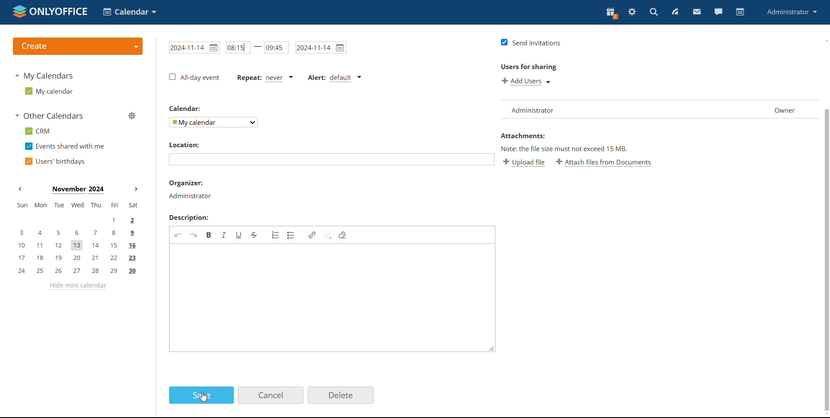 The height and width of the screenshot is (418, 830). Describe the element at coordinates (74, 232) in the screenshot. I see `3, 4, 5, 6, 7, 8, 9` at that location.